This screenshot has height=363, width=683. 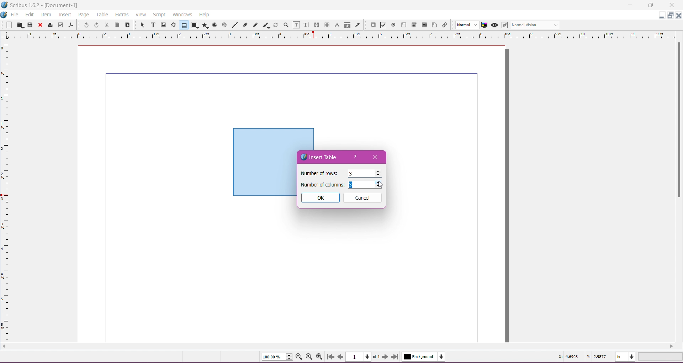 I want to click on Last Page, so click(x=396, y=357).